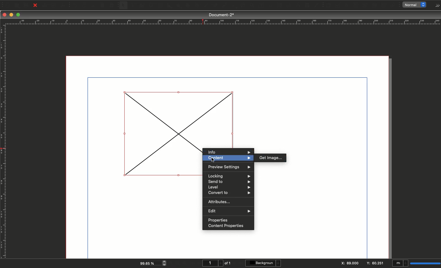 The height and width of the screenshot is (268, 441). I want to click on Background, so click(264, 263).